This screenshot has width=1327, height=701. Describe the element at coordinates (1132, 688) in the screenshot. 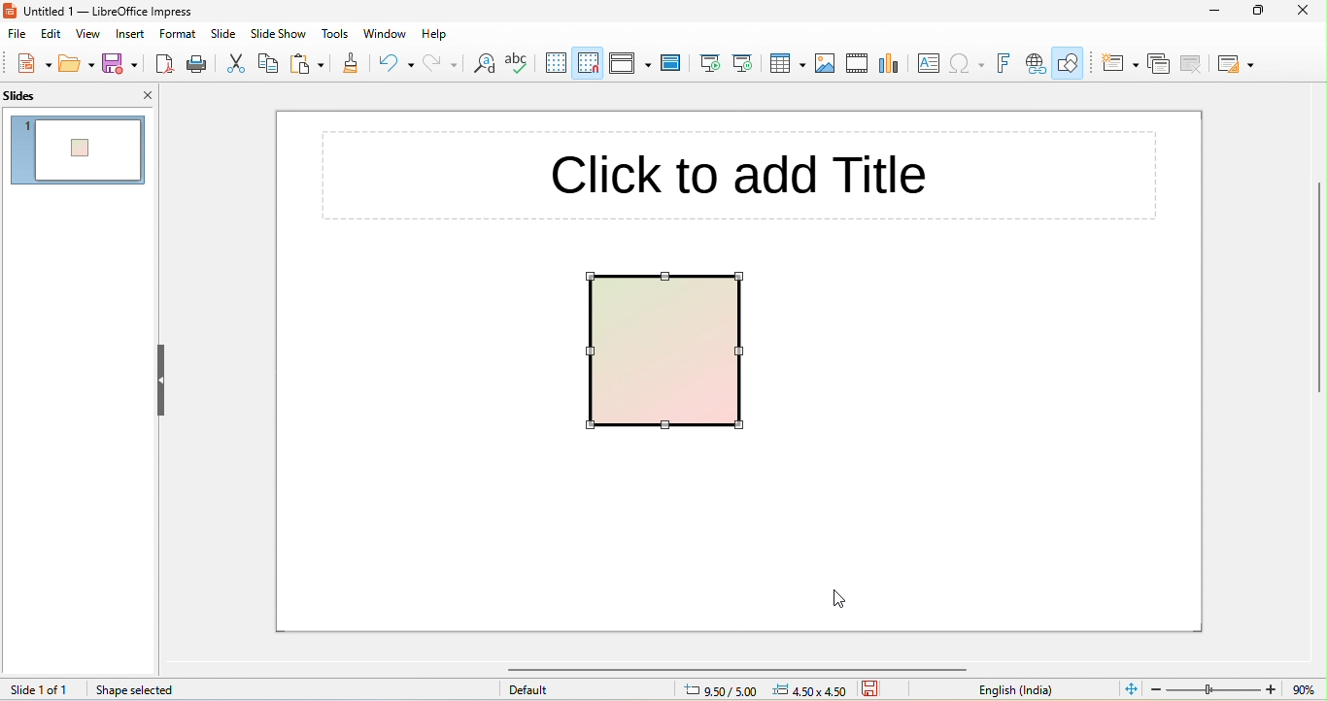

I see `fit to current window` at that location.